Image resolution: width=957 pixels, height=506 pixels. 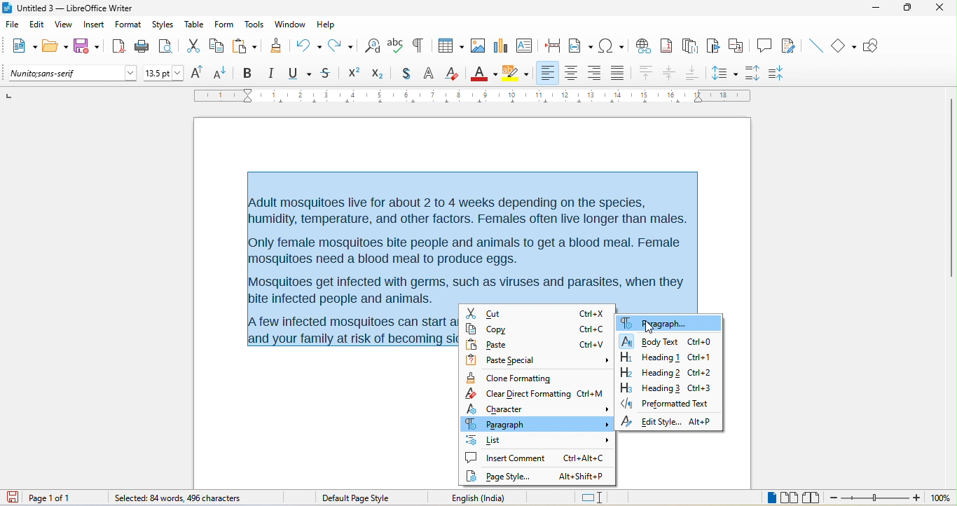 I want to click on subscript, so click(x=381, y=72).